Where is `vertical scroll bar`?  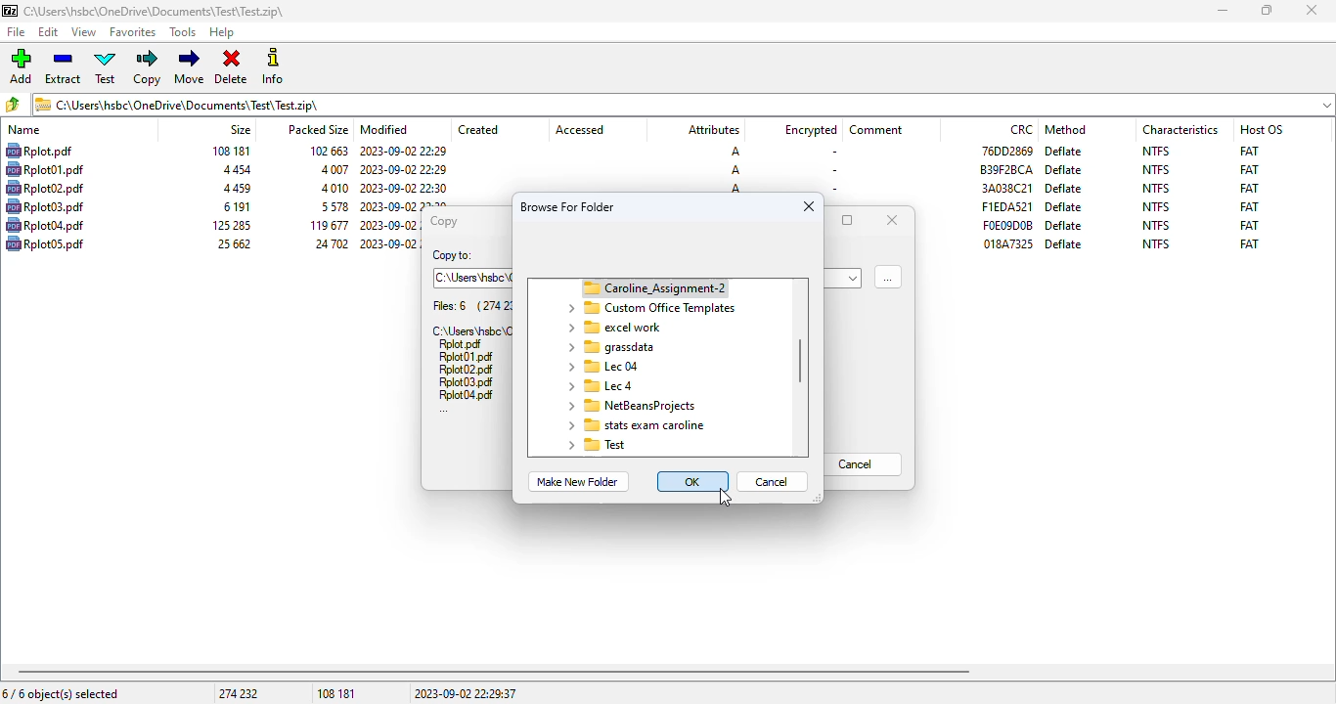
vertical scroll bar is located at coordinates (801, 361).